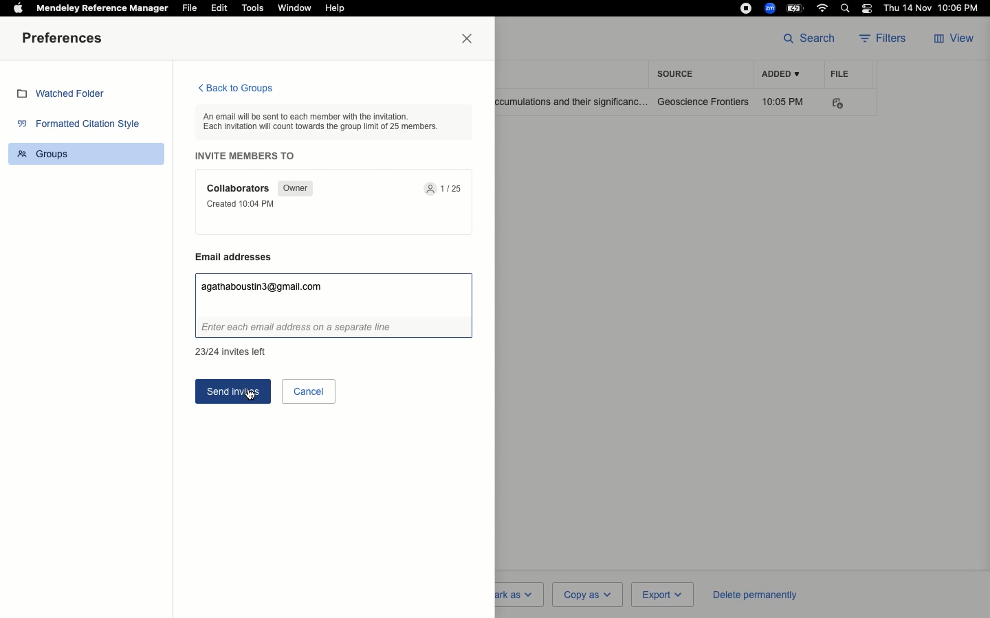  Describe the element at coordinates (329, 121) in the screenshot. I see `Instructional text` at that location.